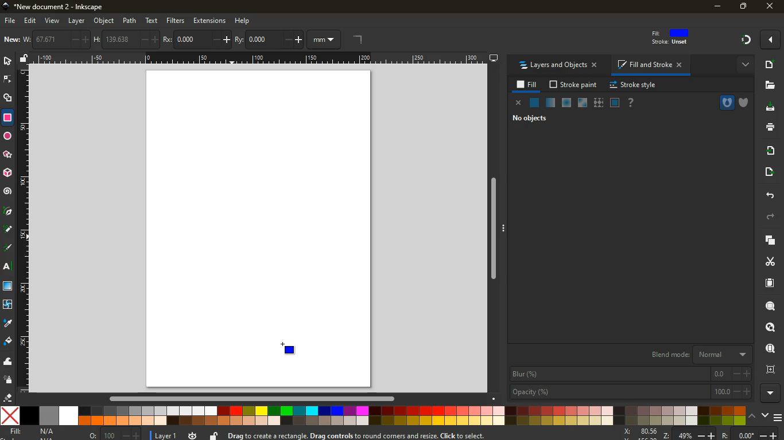 The height and width of the screenshot is (440, 784). I want to click on Vertical Margin, so click(263, 58).